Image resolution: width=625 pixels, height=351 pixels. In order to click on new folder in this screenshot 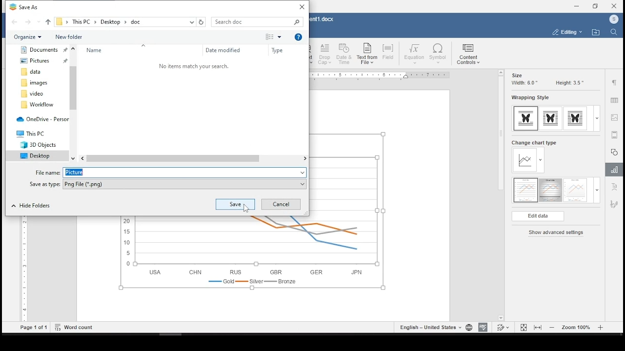, I will do `click(69, 36)`.